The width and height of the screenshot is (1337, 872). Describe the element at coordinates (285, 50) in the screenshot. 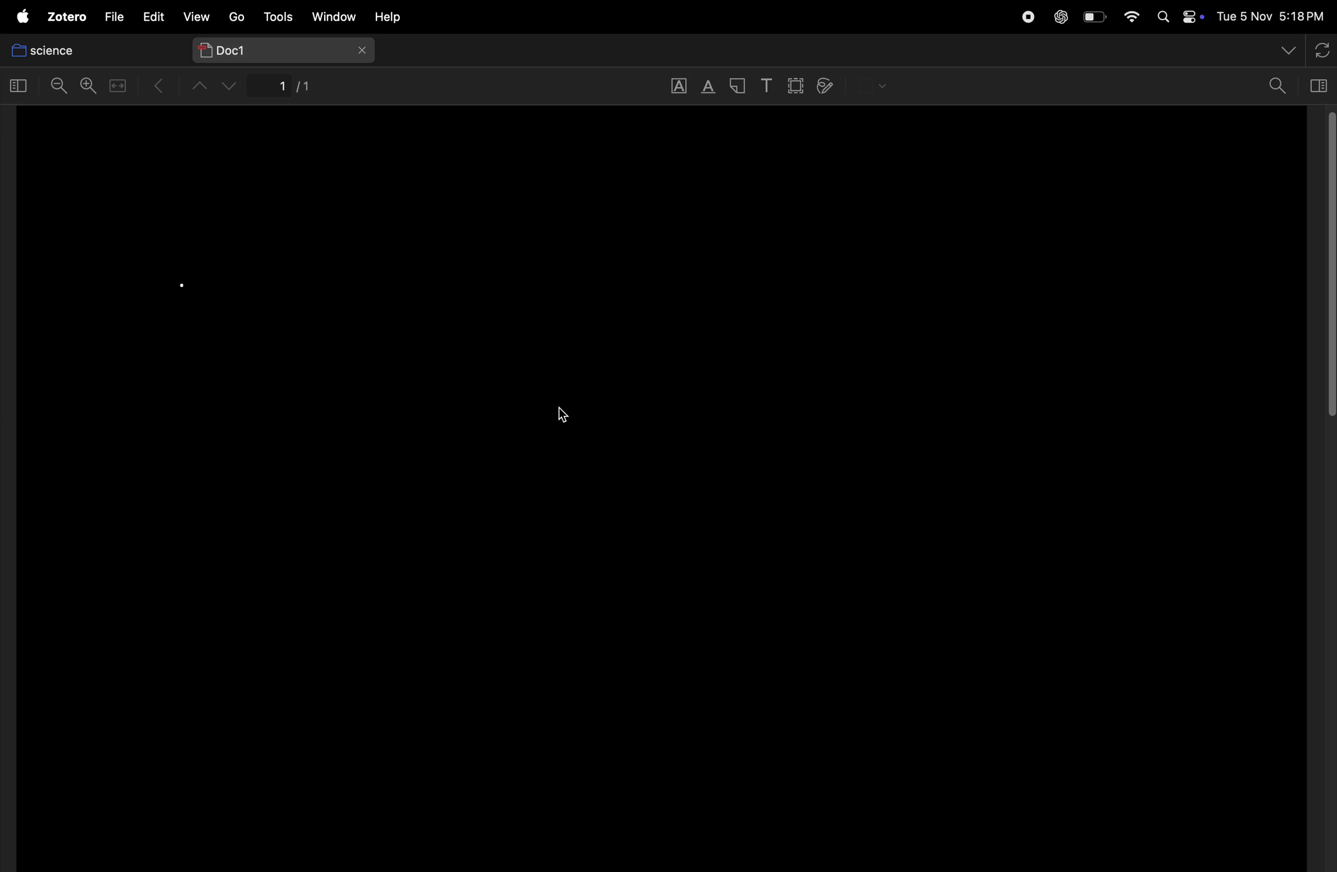

I see `doc1` at that location.